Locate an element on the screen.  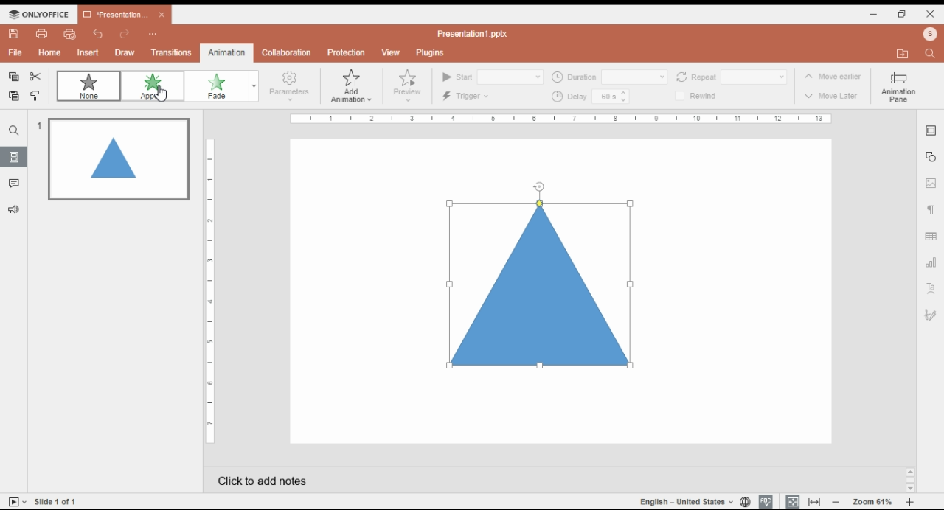
move later is located at coordinates (830, 96).